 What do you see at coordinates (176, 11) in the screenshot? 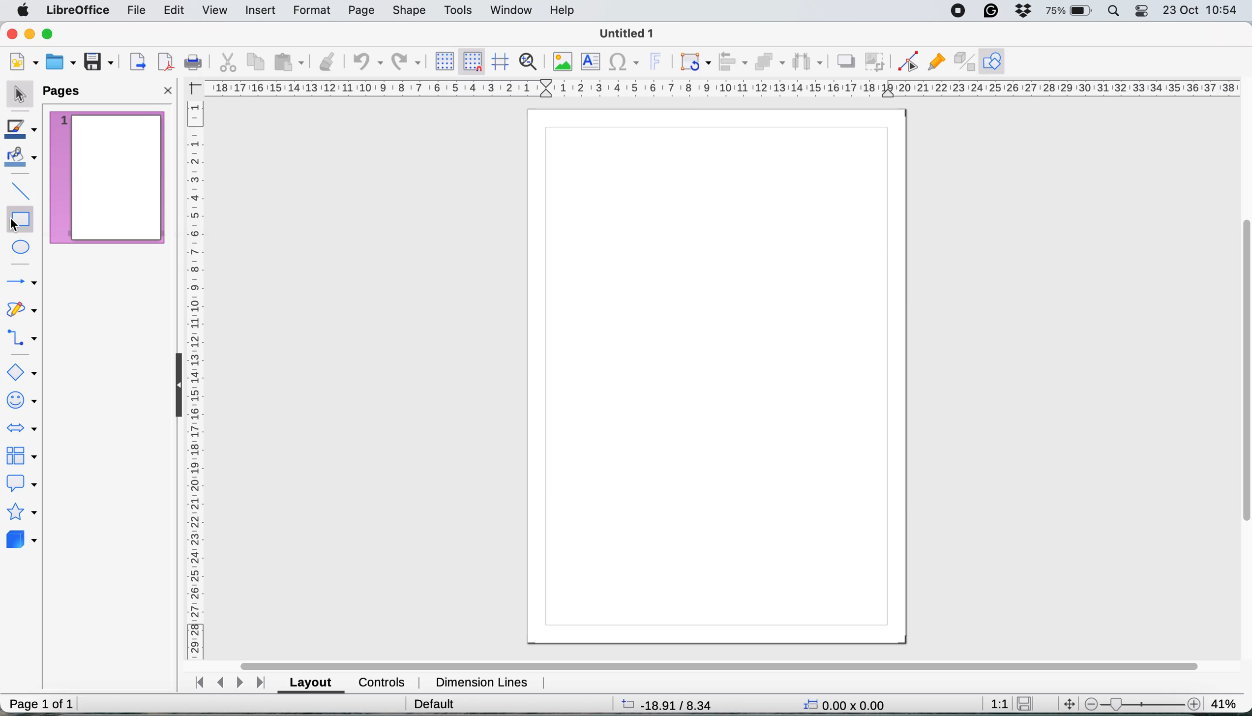
I see `edit` at bounding box center [176, 11].